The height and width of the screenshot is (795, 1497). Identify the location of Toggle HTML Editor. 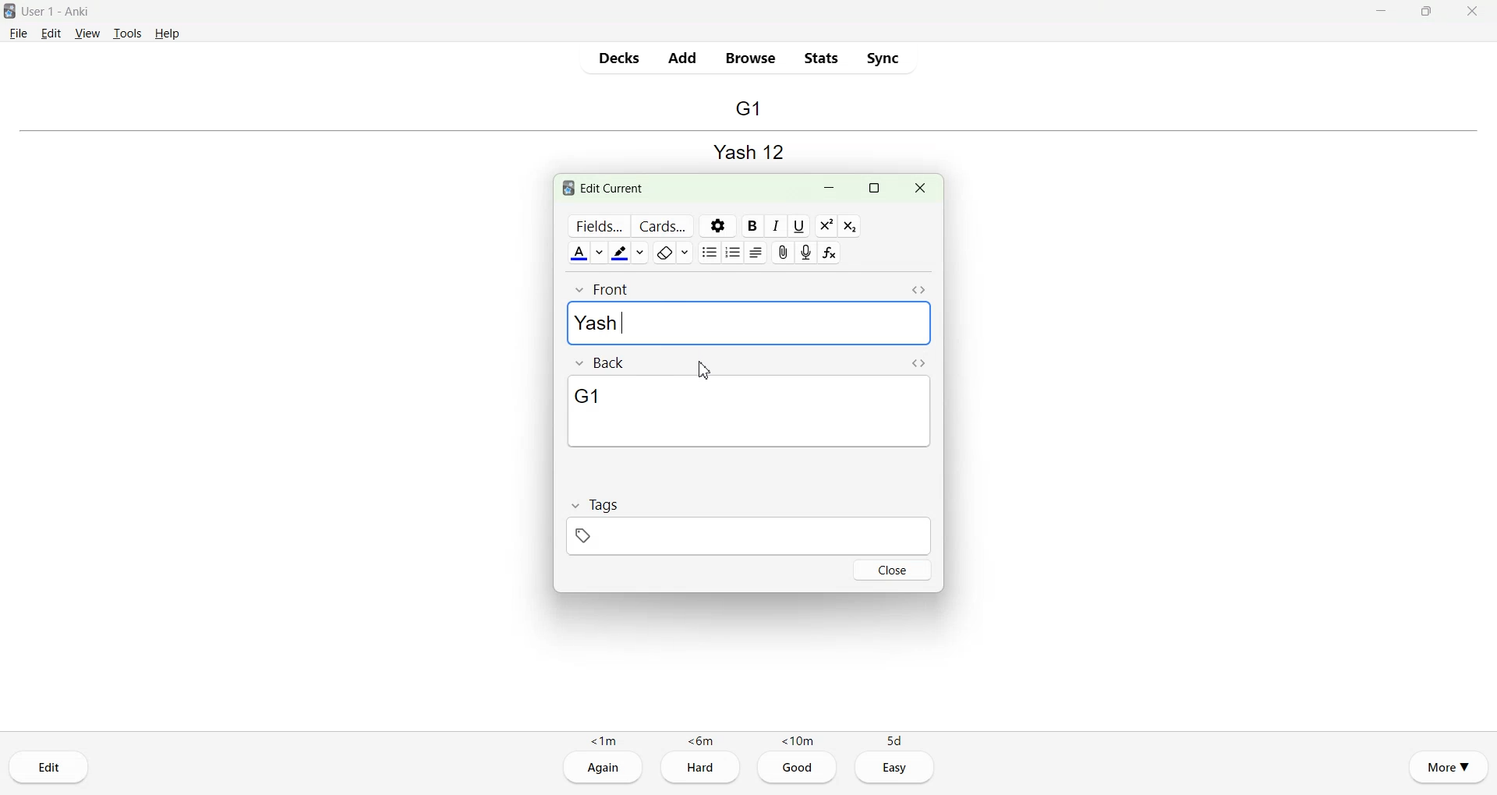
(918, 291).